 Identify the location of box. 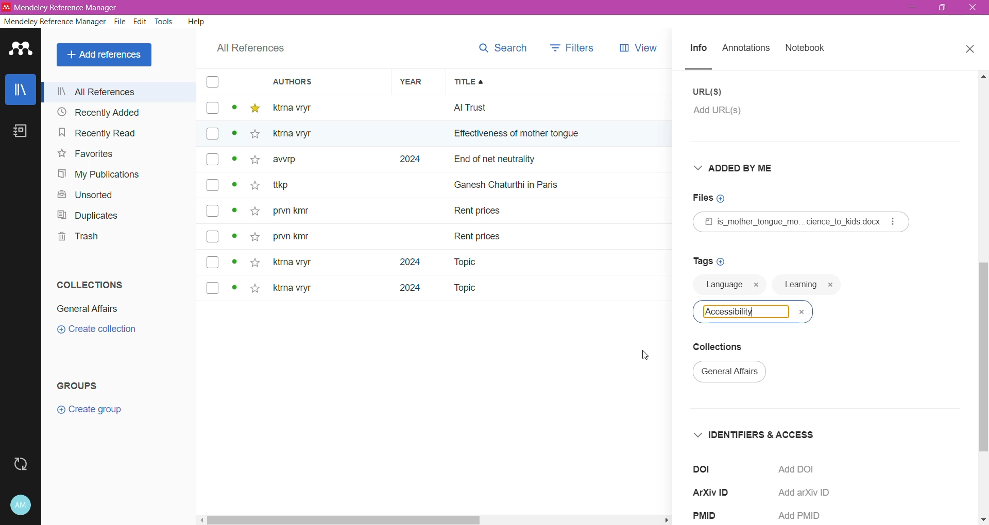
(212, 109).